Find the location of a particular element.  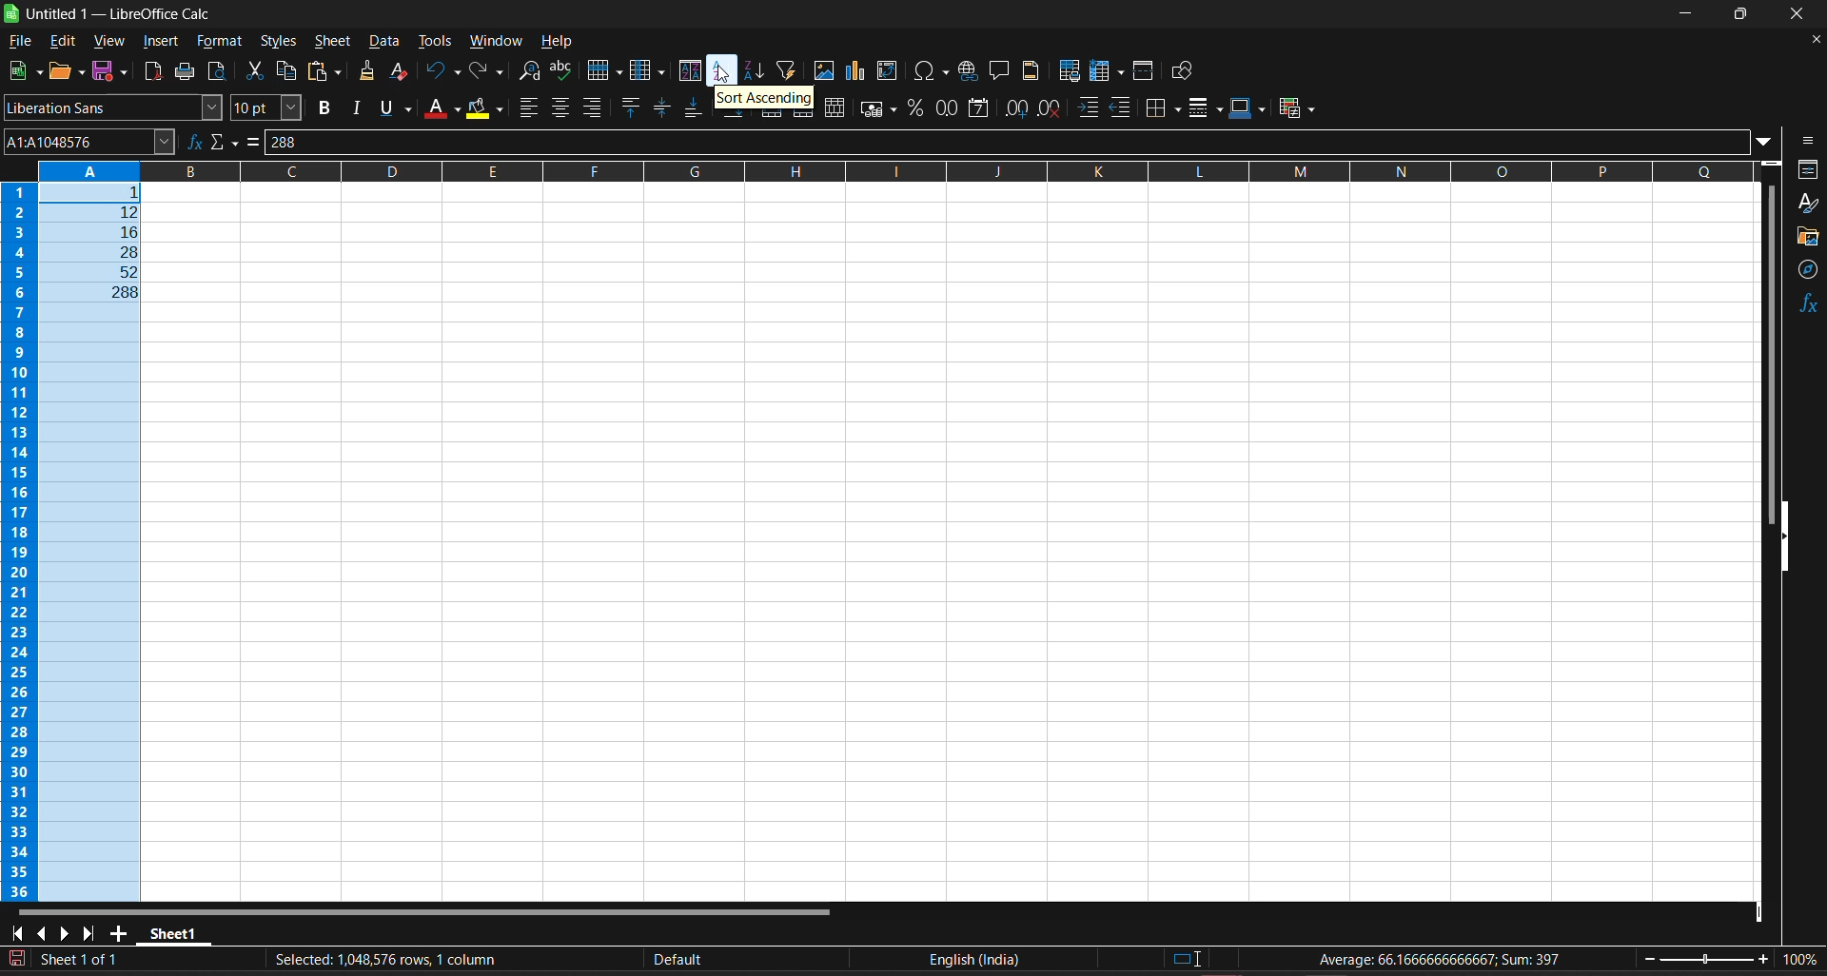

edit is located at coordinates (63, 42).